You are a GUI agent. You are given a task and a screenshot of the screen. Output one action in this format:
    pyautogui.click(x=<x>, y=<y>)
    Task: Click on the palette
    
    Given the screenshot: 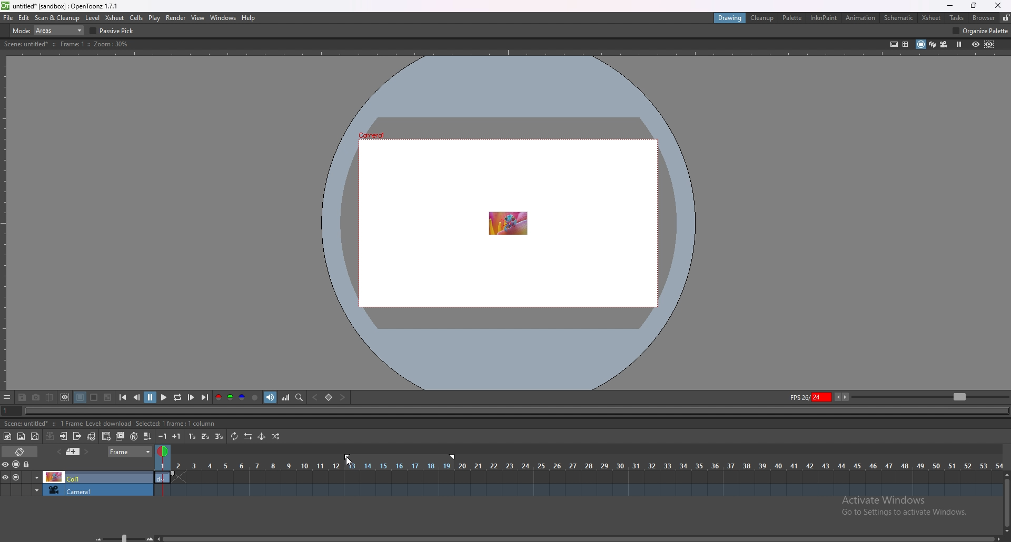 What is the action you would take?
    pyautogui.click(x=793, y=18)
    